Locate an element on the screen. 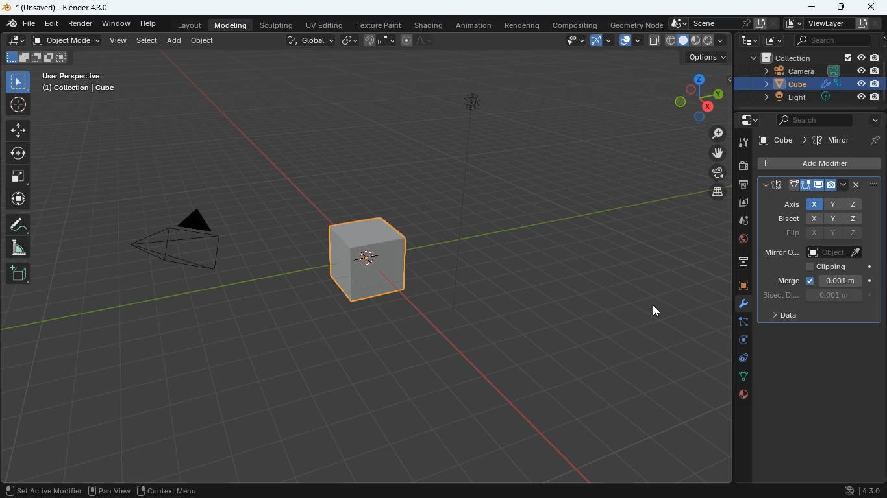 This screenshot has height=498, width=887. help is located at coordinates (147, 25).